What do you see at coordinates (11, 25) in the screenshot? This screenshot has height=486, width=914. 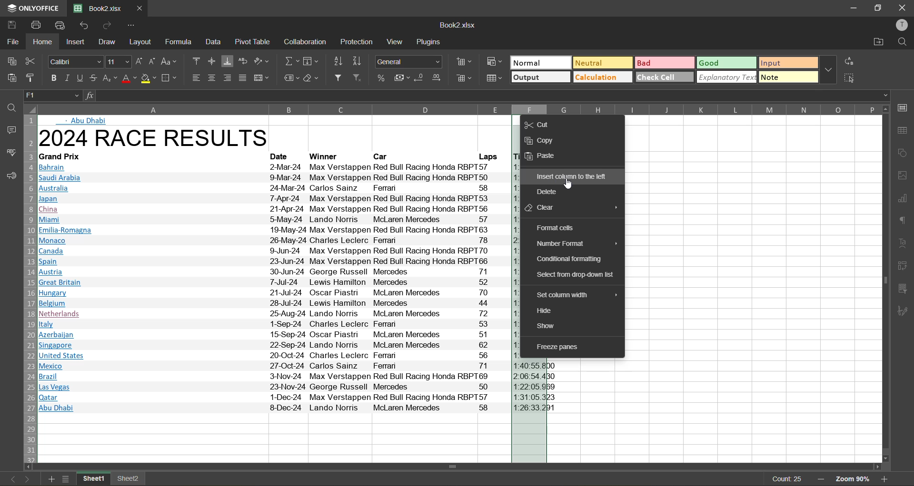 I see `save` at bounding box center [11, 25].